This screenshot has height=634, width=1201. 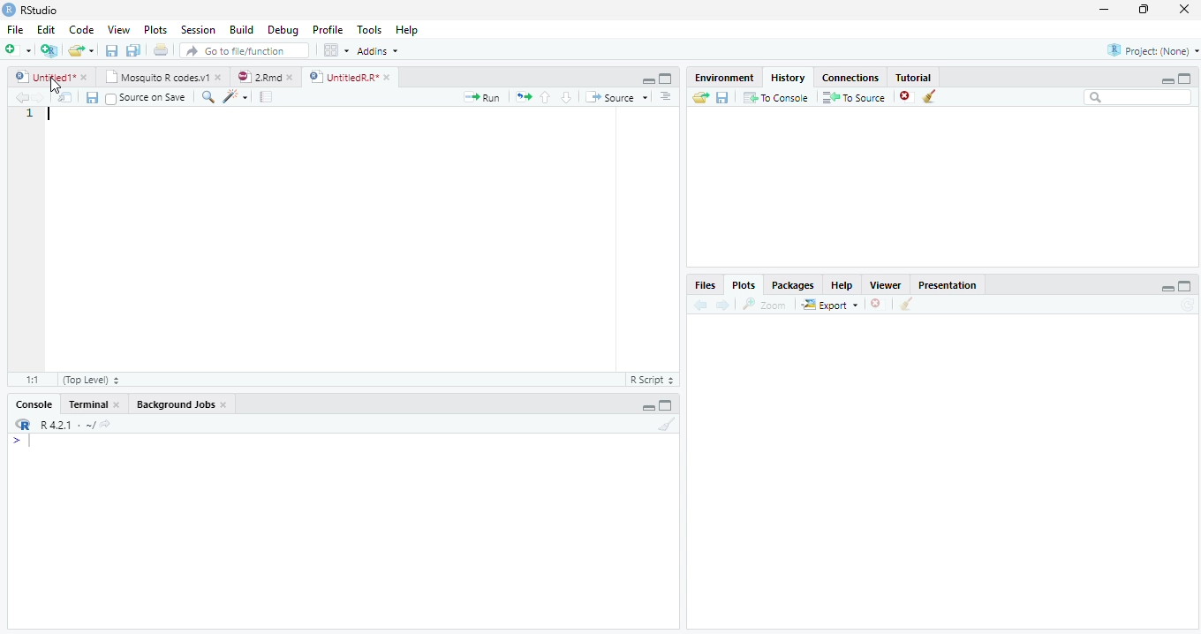 What do you see at coordinates (334, 50) in the screenshot?
I see `Workspace panes` at bounding box center [334, 50].